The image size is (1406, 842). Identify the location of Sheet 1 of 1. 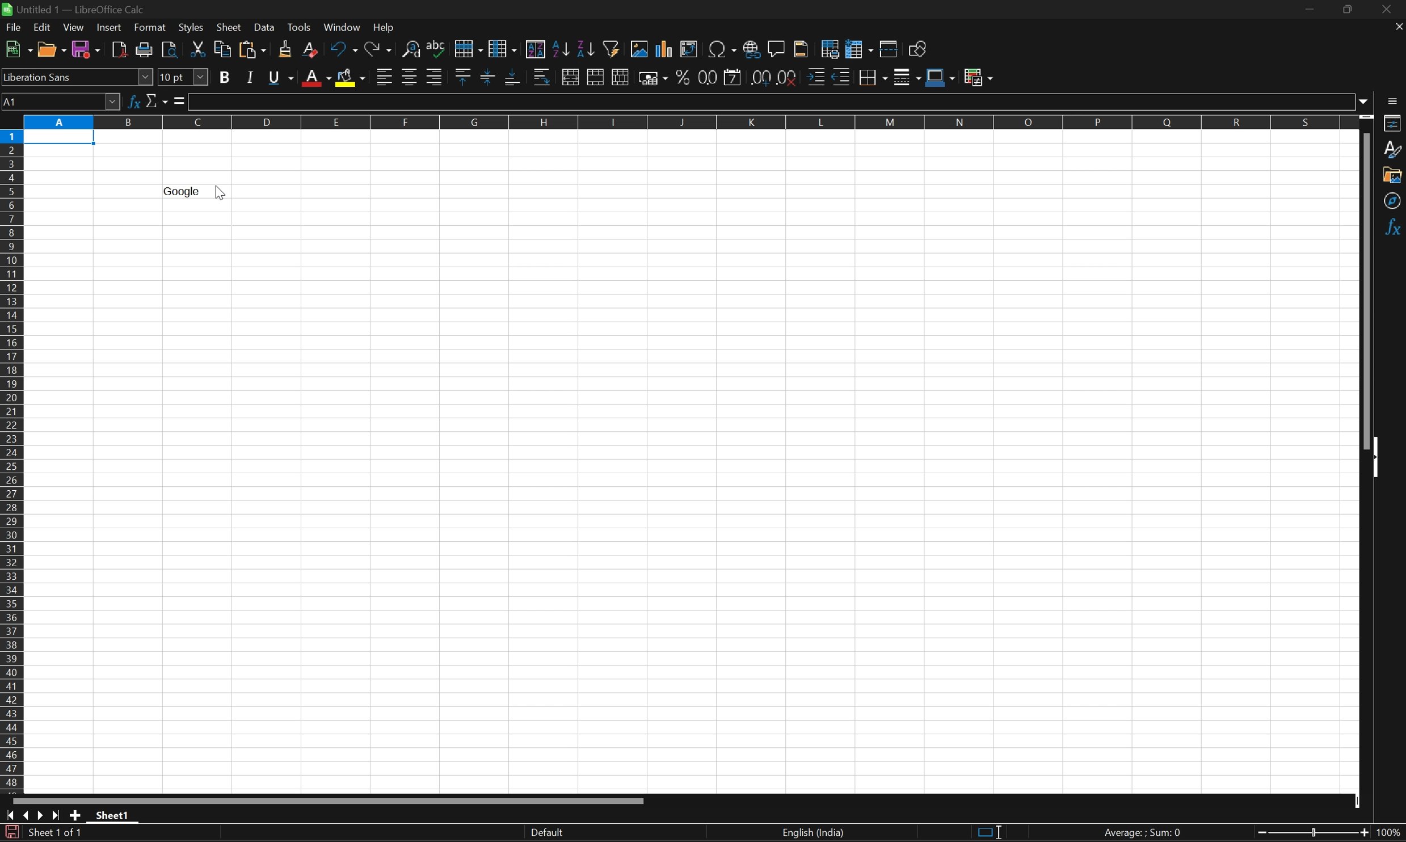
(57, 833).